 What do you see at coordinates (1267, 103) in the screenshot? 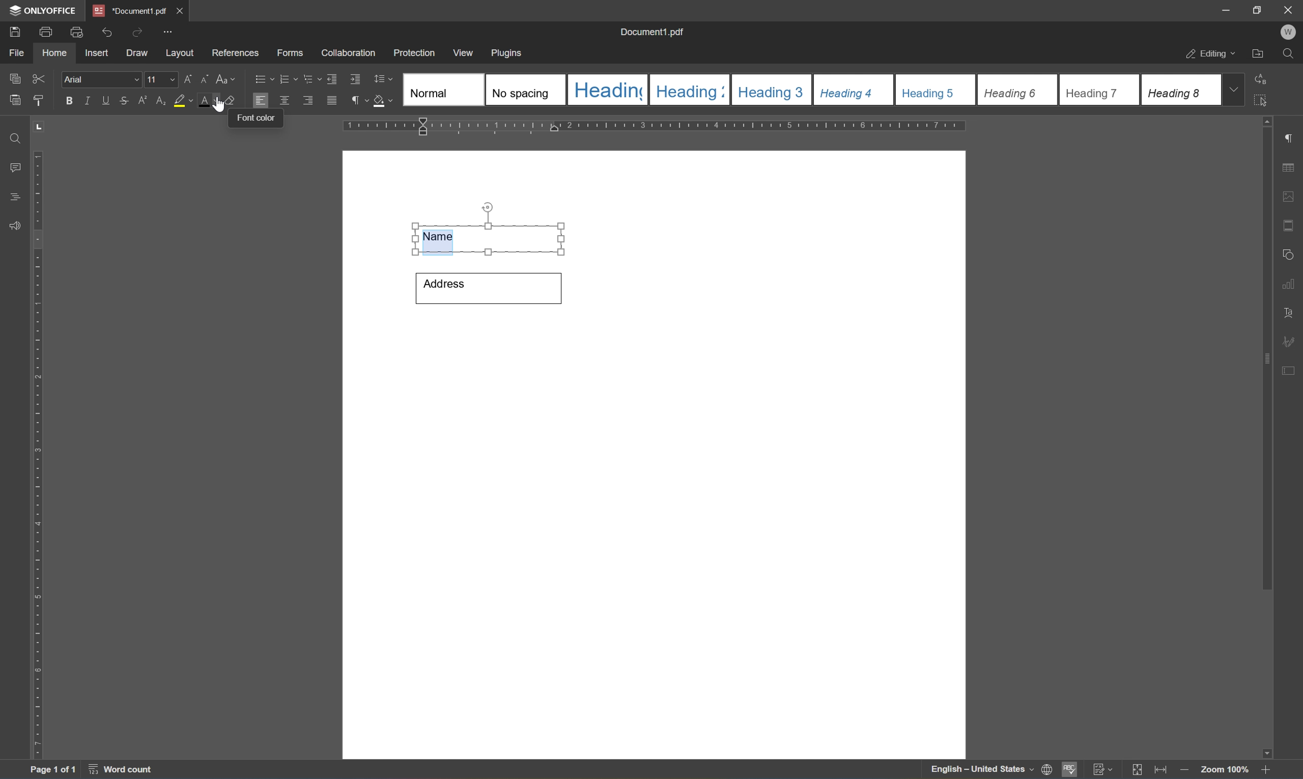
I see `select all` at bounding box center [1267, 103].